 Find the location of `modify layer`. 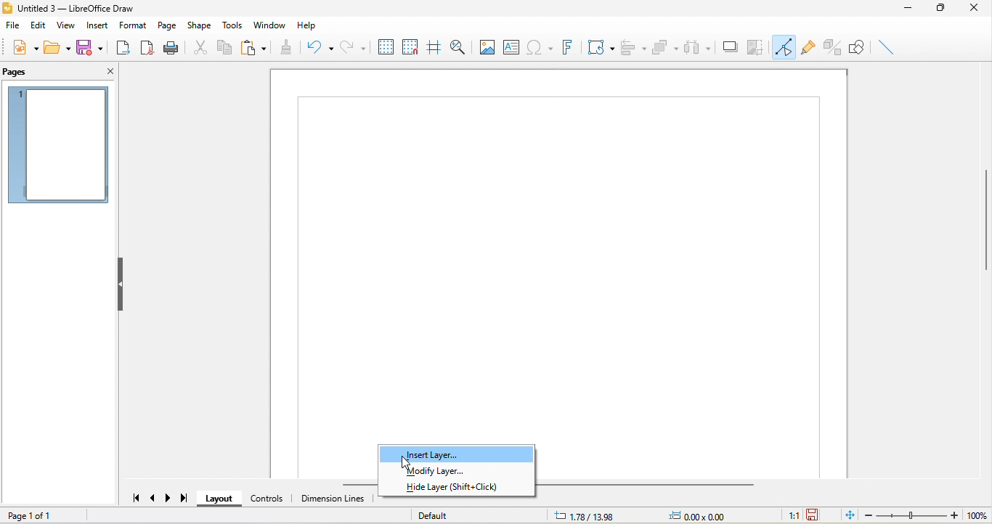

modify layer is located at coordinates (449, 471).